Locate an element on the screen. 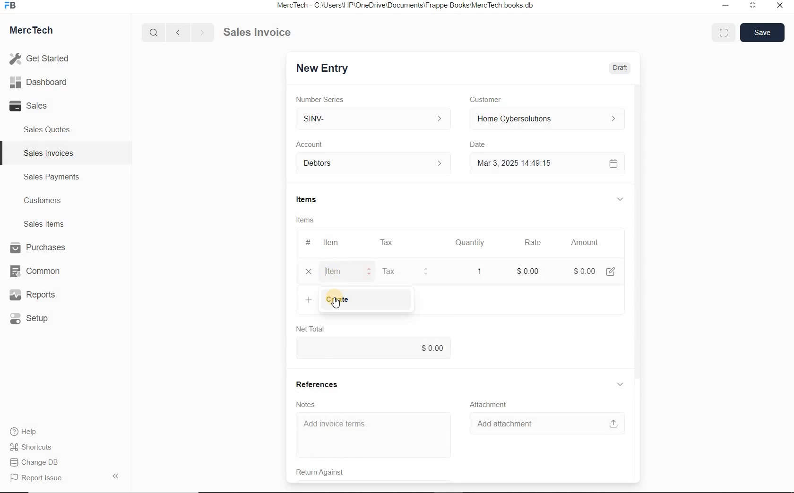 The width and height of the screenshot is (794, 493). rate: $0.00 is located at coordinates (526, 271).